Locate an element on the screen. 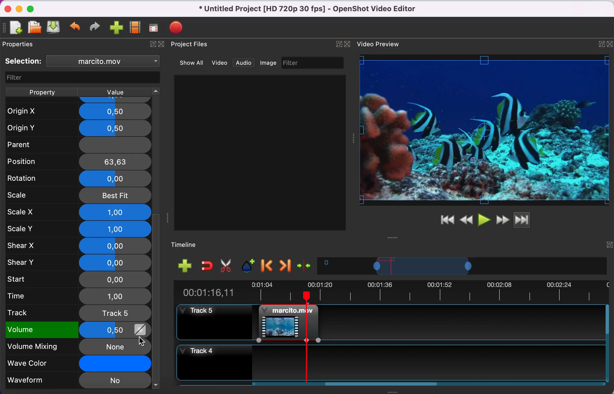 This screenshot has height=394, width=614. track 5 is located at coordinates (211, 322).